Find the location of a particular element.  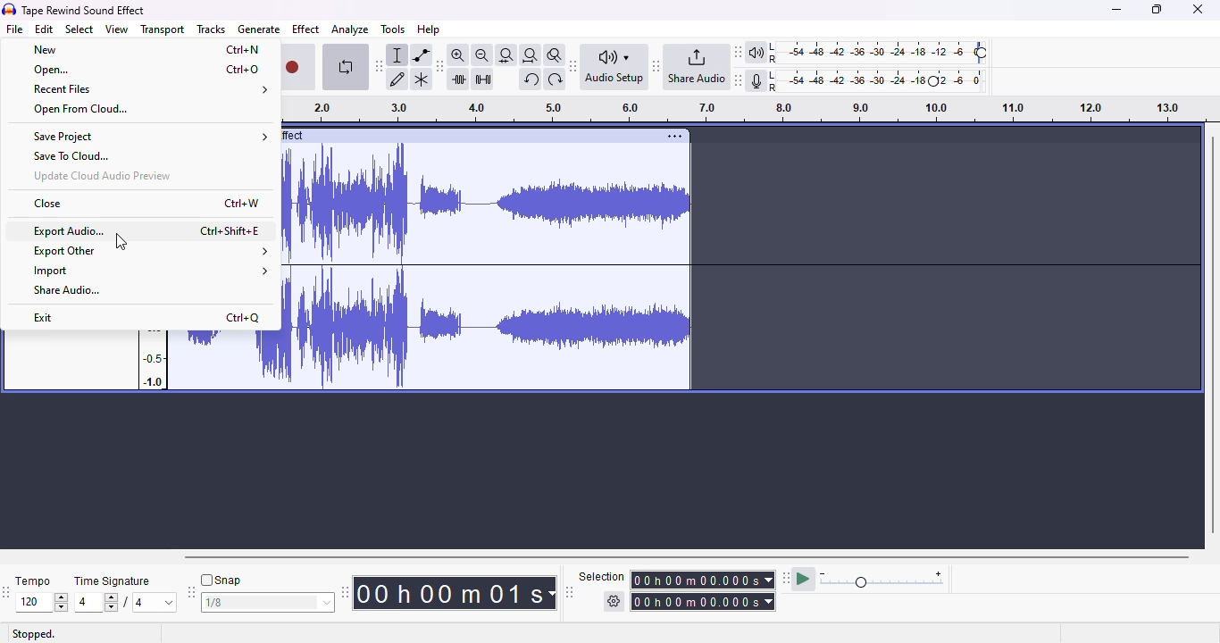

record is located at coordinates (299, 69).